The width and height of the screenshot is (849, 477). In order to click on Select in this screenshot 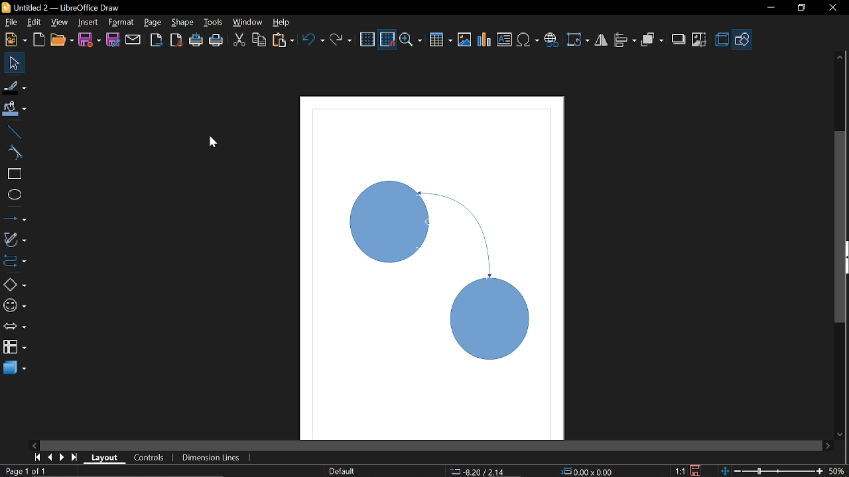, I will do `click(15, 63)`.